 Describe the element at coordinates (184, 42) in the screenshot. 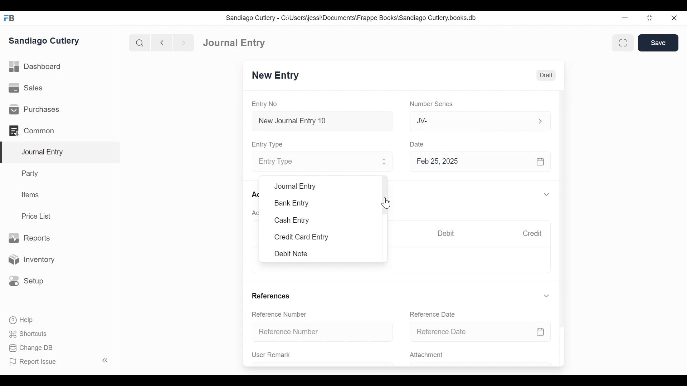

I see `Navigate Forward` at that location.